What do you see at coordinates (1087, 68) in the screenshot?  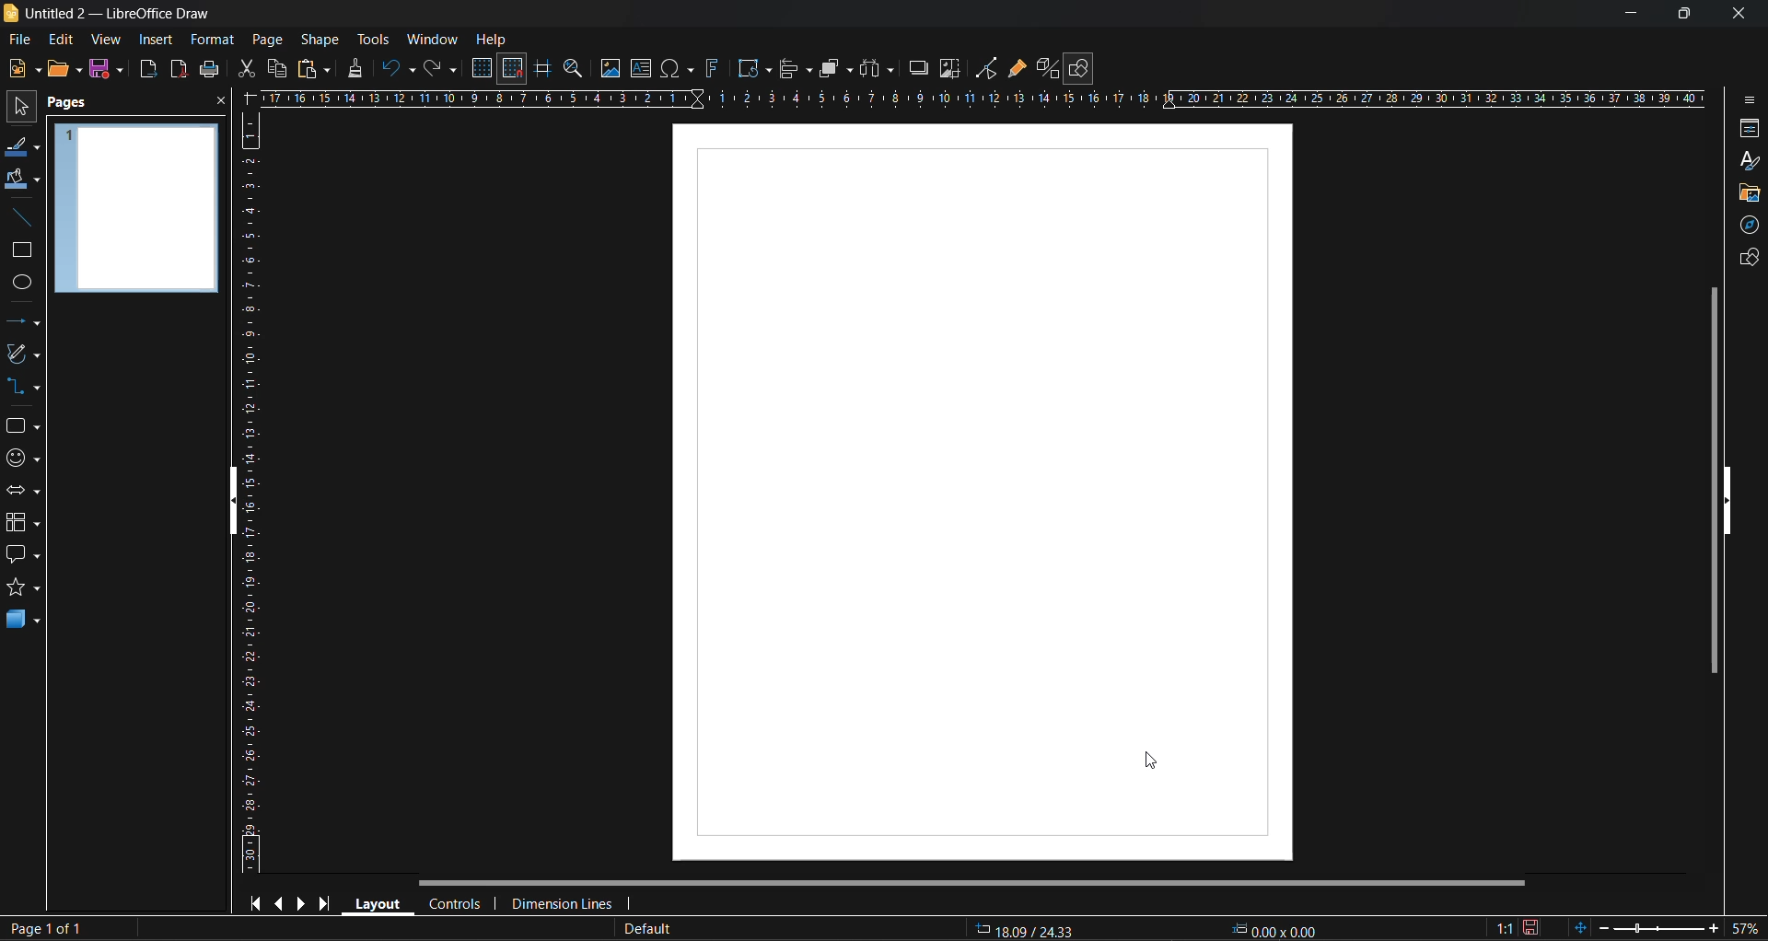 I see `show draw functions` at bounding box center [1087, 68].